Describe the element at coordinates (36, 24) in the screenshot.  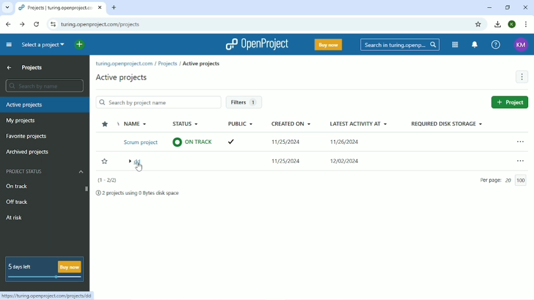
I see `Reload this page` at that location.